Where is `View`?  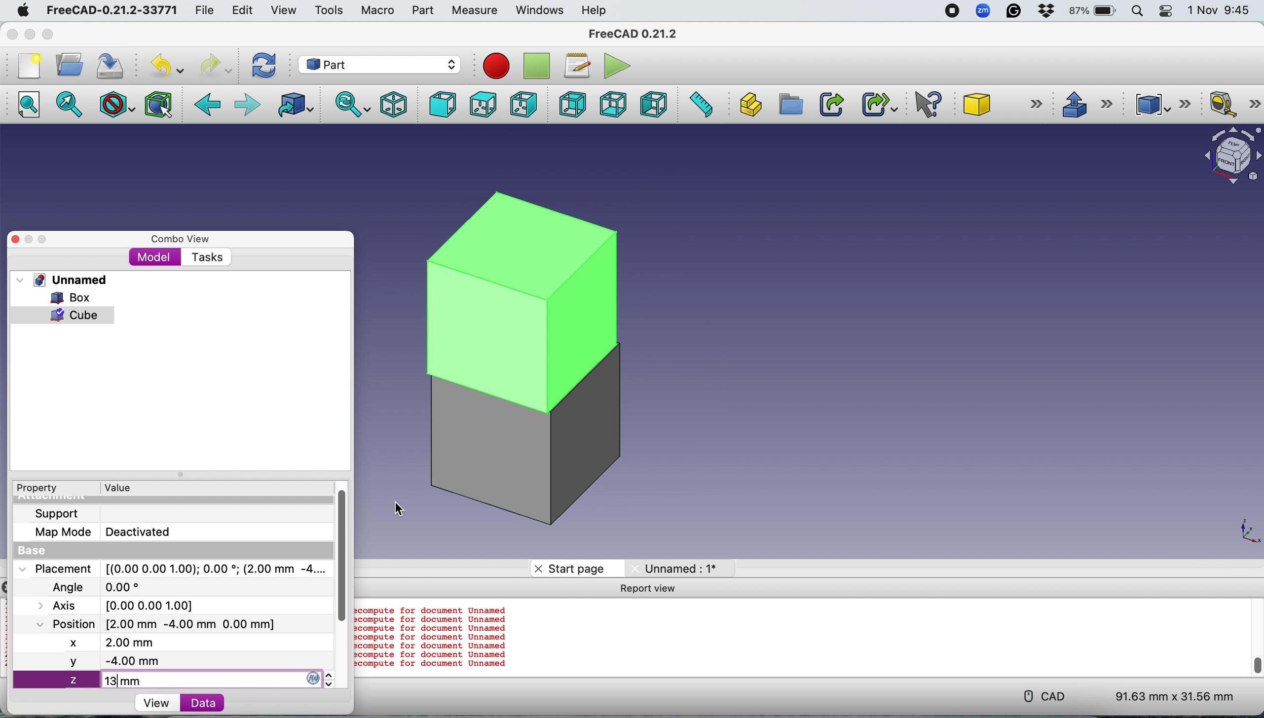
View is located at coordinates (283, 10).